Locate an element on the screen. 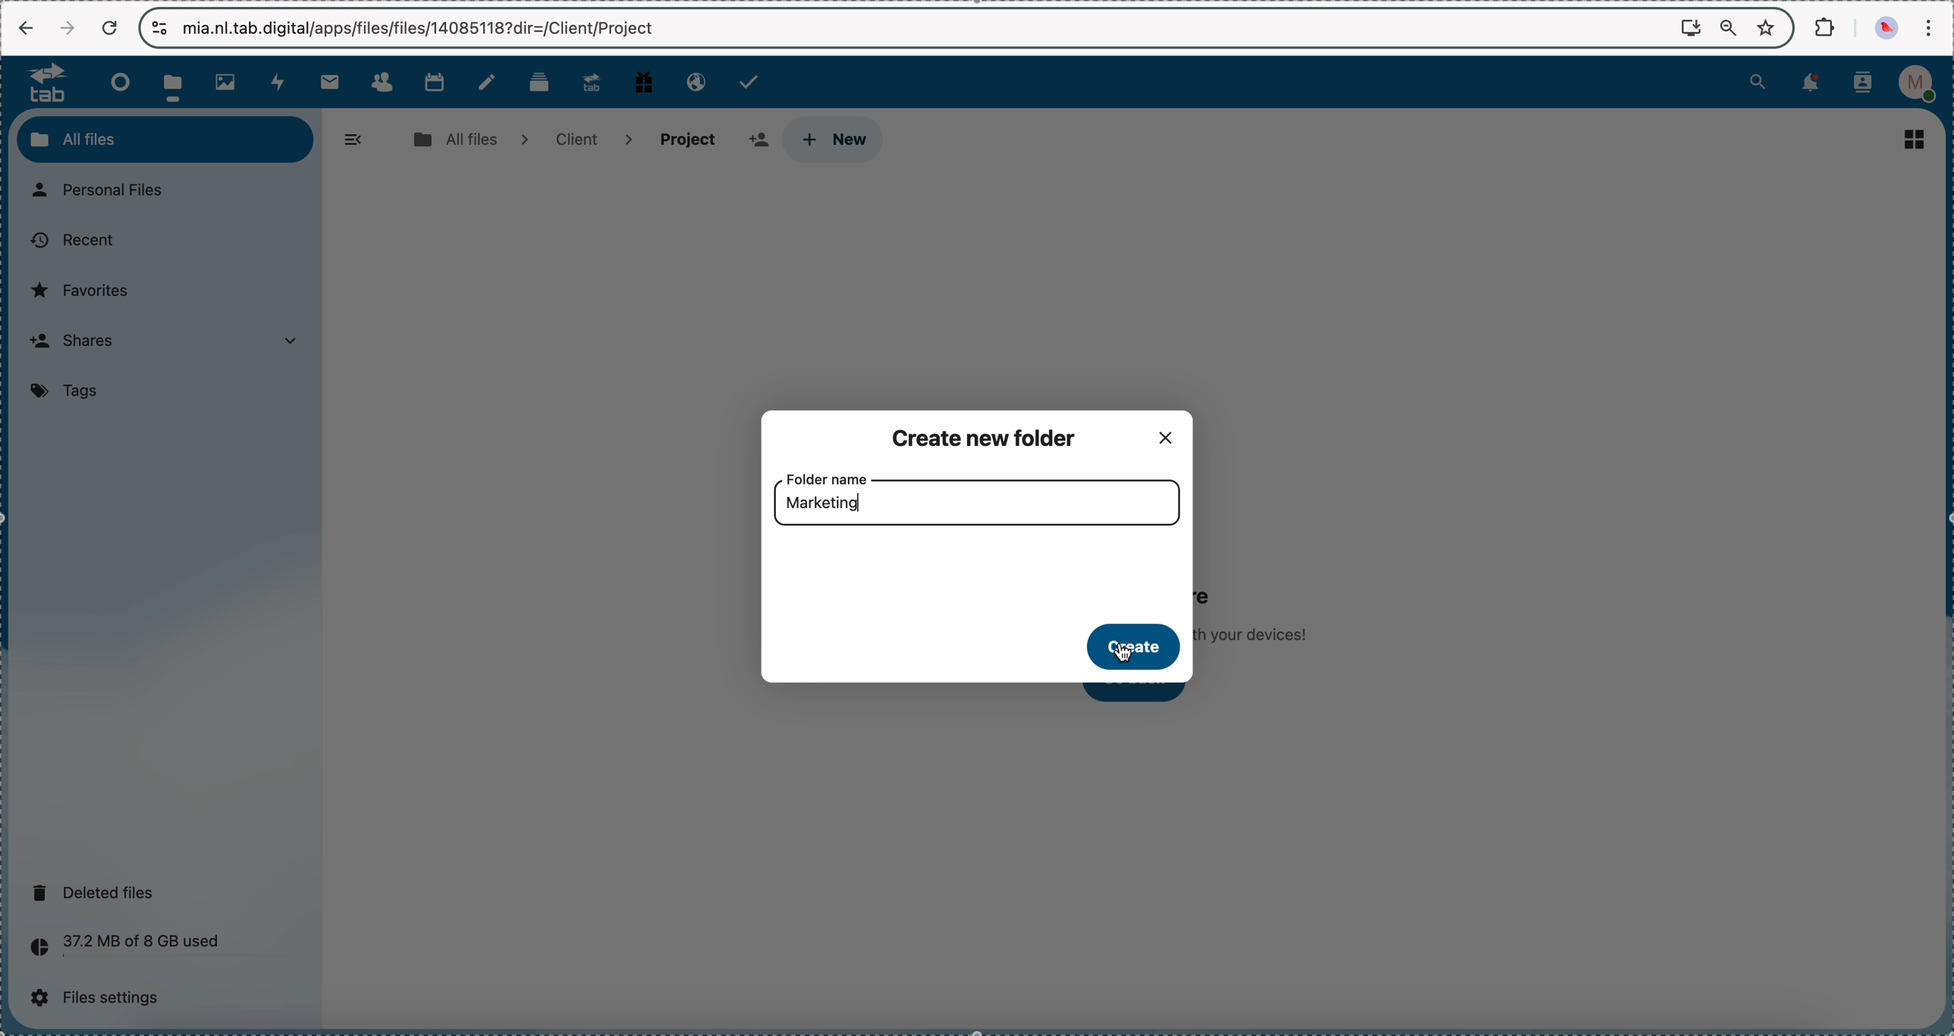 The width and height of the screenshot is (1954, 1036). create new folder is located at coordinates (989, 436).